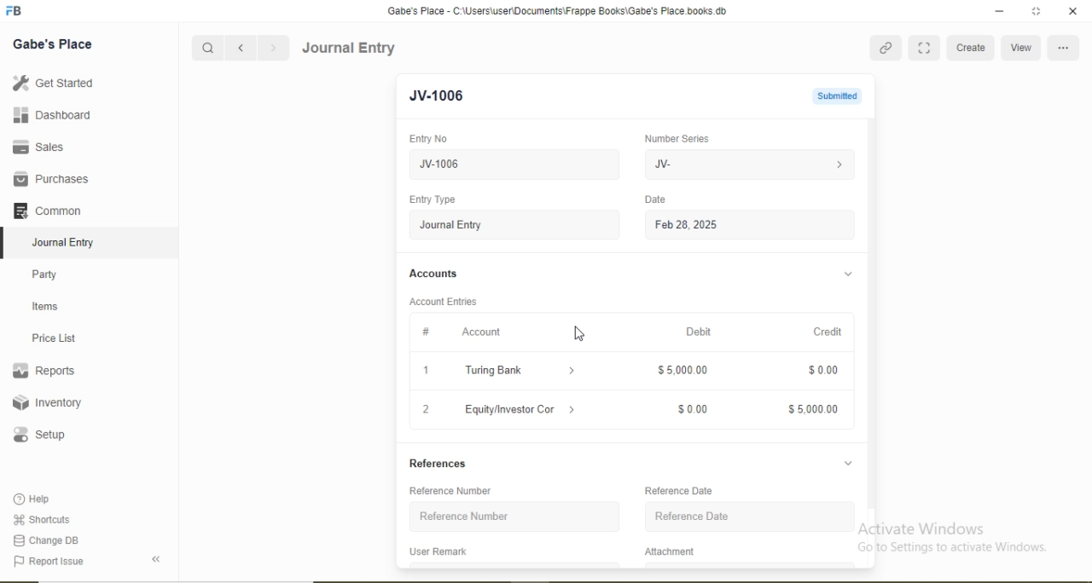 The image size is (1092, 583). Describe the element at coordinates (512, 409) in the screenshot. I see `Equity/Investor Con` at that location.